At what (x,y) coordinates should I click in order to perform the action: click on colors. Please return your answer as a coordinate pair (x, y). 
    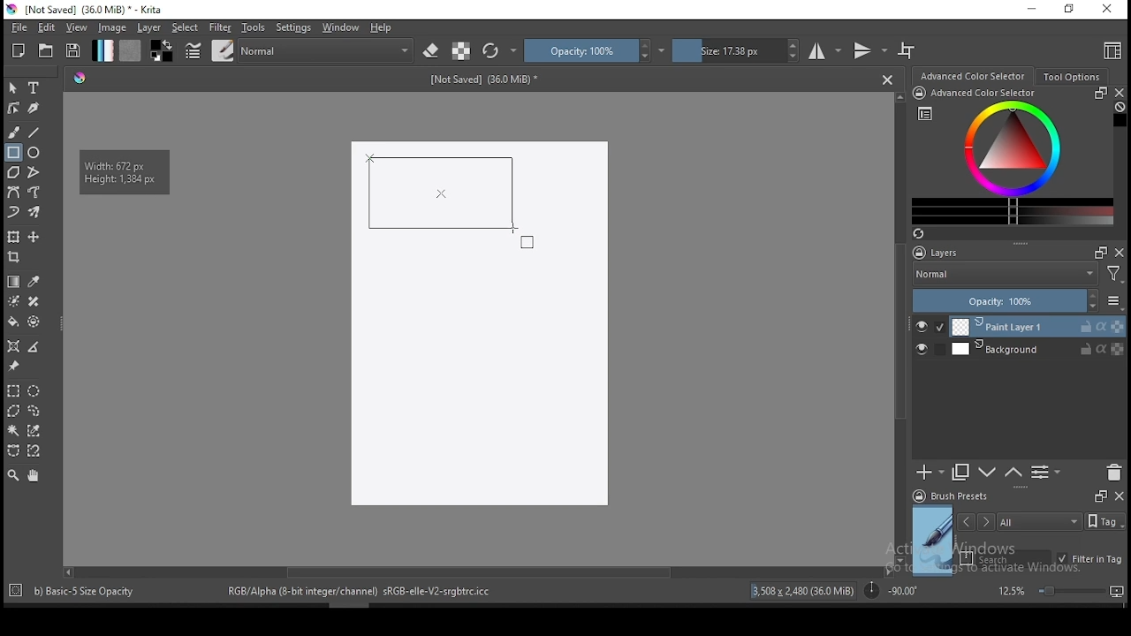
    Looking at the image, I should click on (162, 50).